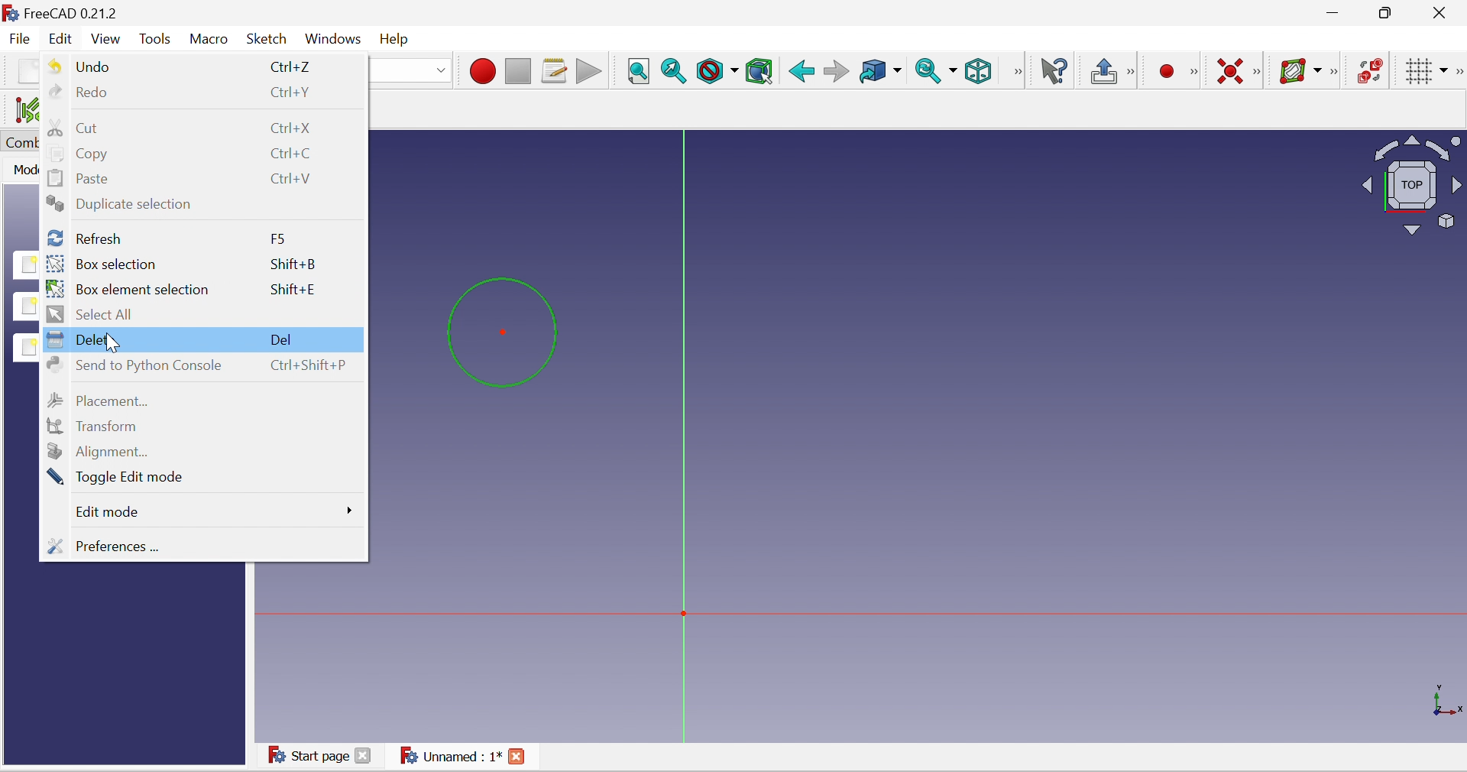  I want to click on What's this?, so click(1057, 71).